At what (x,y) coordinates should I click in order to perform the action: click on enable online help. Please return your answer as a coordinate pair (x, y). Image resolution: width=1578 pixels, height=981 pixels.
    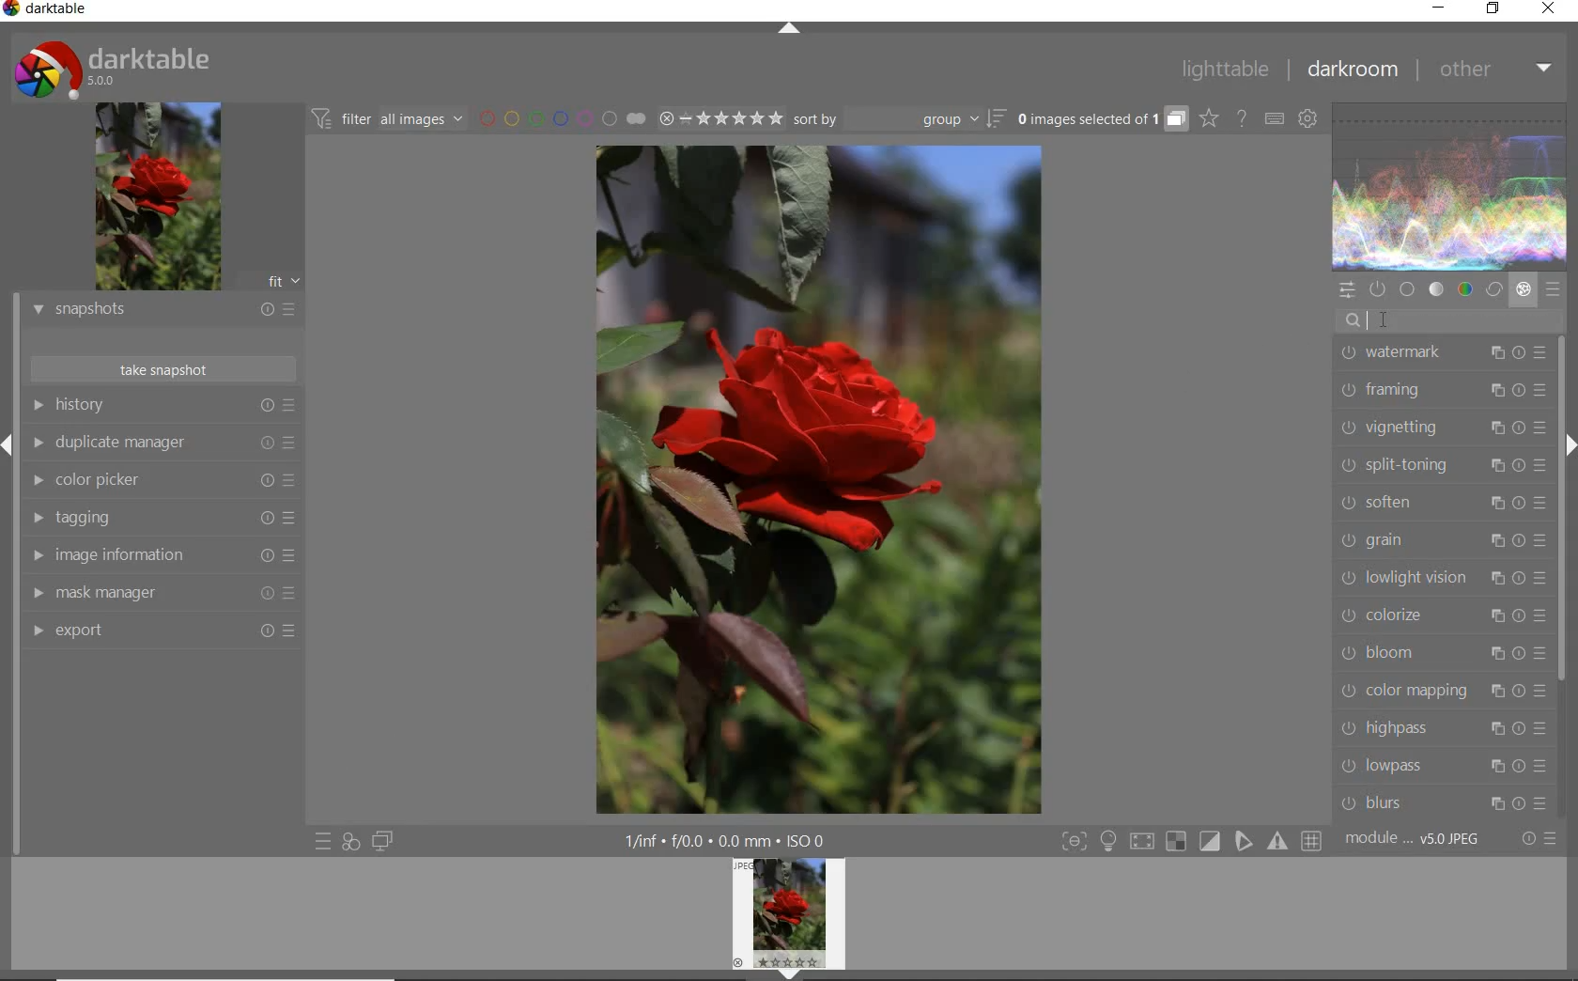
    Looking at the image, I should click on (1243, 118).